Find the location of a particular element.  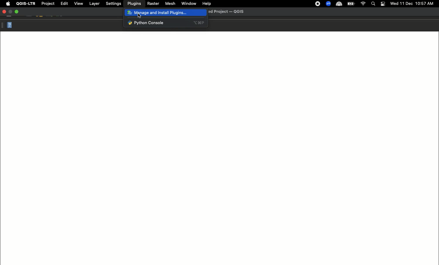

Charge is located at coordinates (352, 4).